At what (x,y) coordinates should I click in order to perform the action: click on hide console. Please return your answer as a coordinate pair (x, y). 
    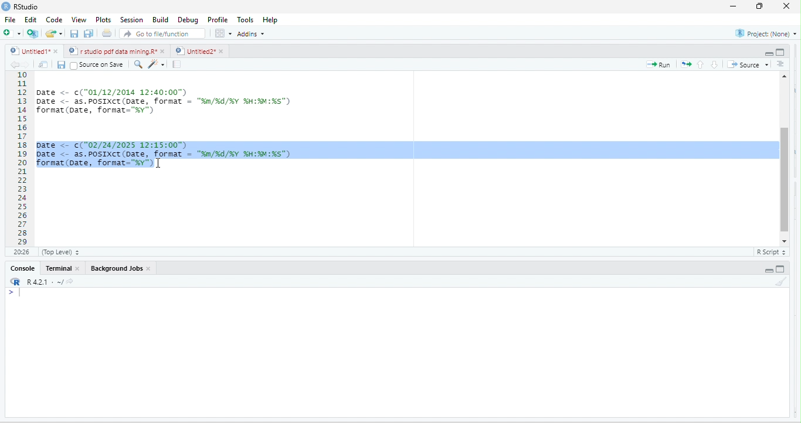
    Looking at the image, I should click on (782, 52).